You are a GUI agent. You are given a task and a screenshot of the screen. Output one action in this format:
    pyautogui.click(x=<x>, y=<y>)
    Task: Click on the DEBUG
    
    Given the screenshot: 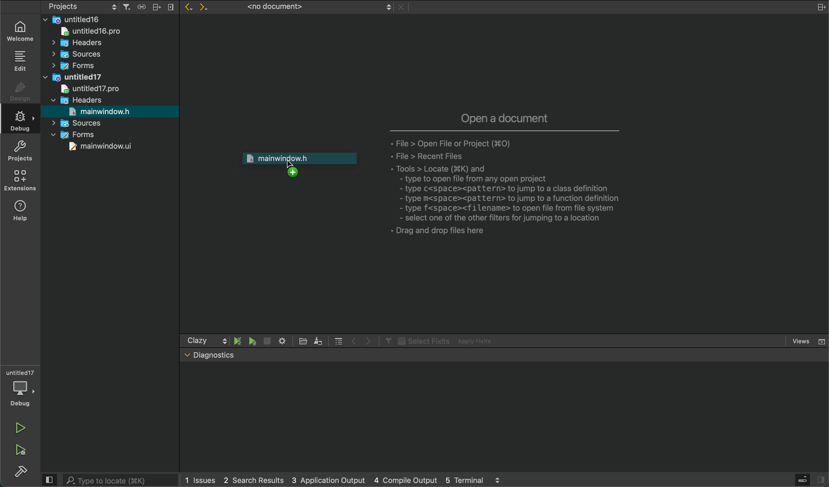 What is the action you would take?
    pyautogui.click(x=22, y=122)
    